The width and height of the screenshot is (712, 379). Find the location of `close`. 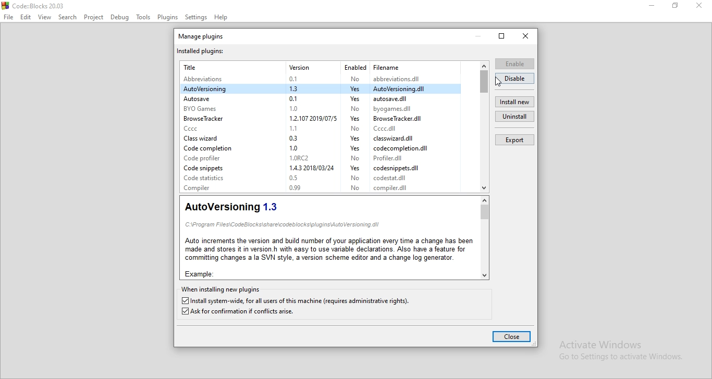

close is located at coordinates (511, 336).